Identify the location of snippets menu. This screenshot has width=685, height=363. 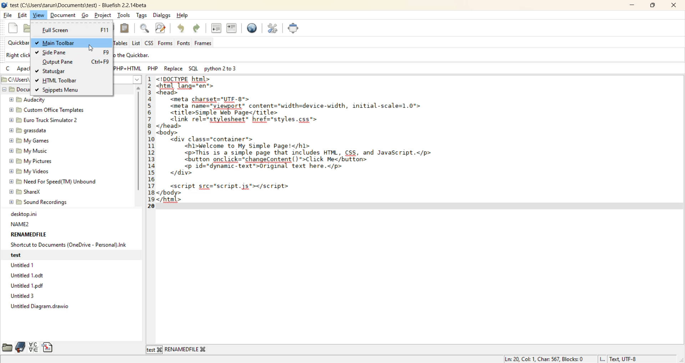
(64, 90).